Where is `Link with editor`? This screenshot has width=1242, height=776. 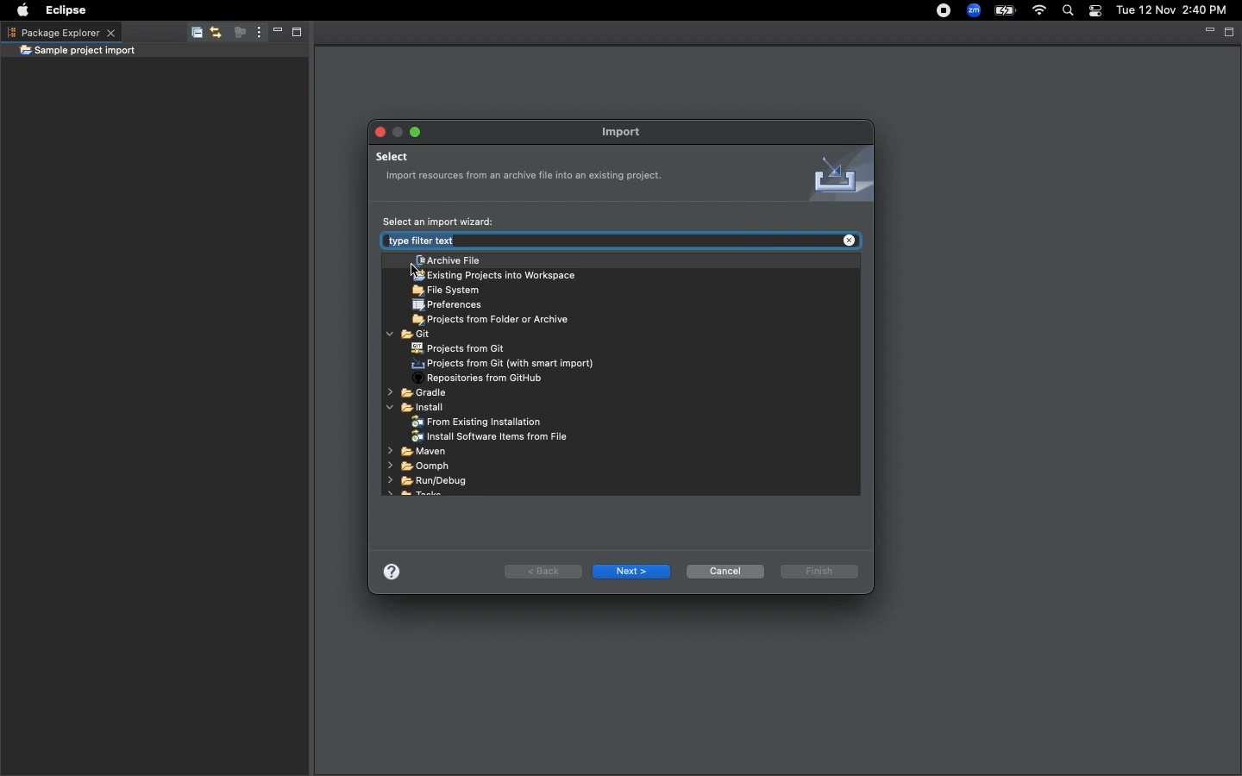
Link with editor is located at coordinates (215, 34).